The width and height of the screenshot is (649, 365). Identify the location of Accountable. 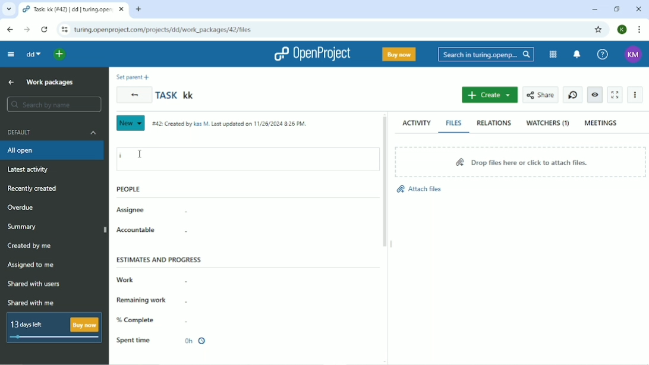
(153, 231).